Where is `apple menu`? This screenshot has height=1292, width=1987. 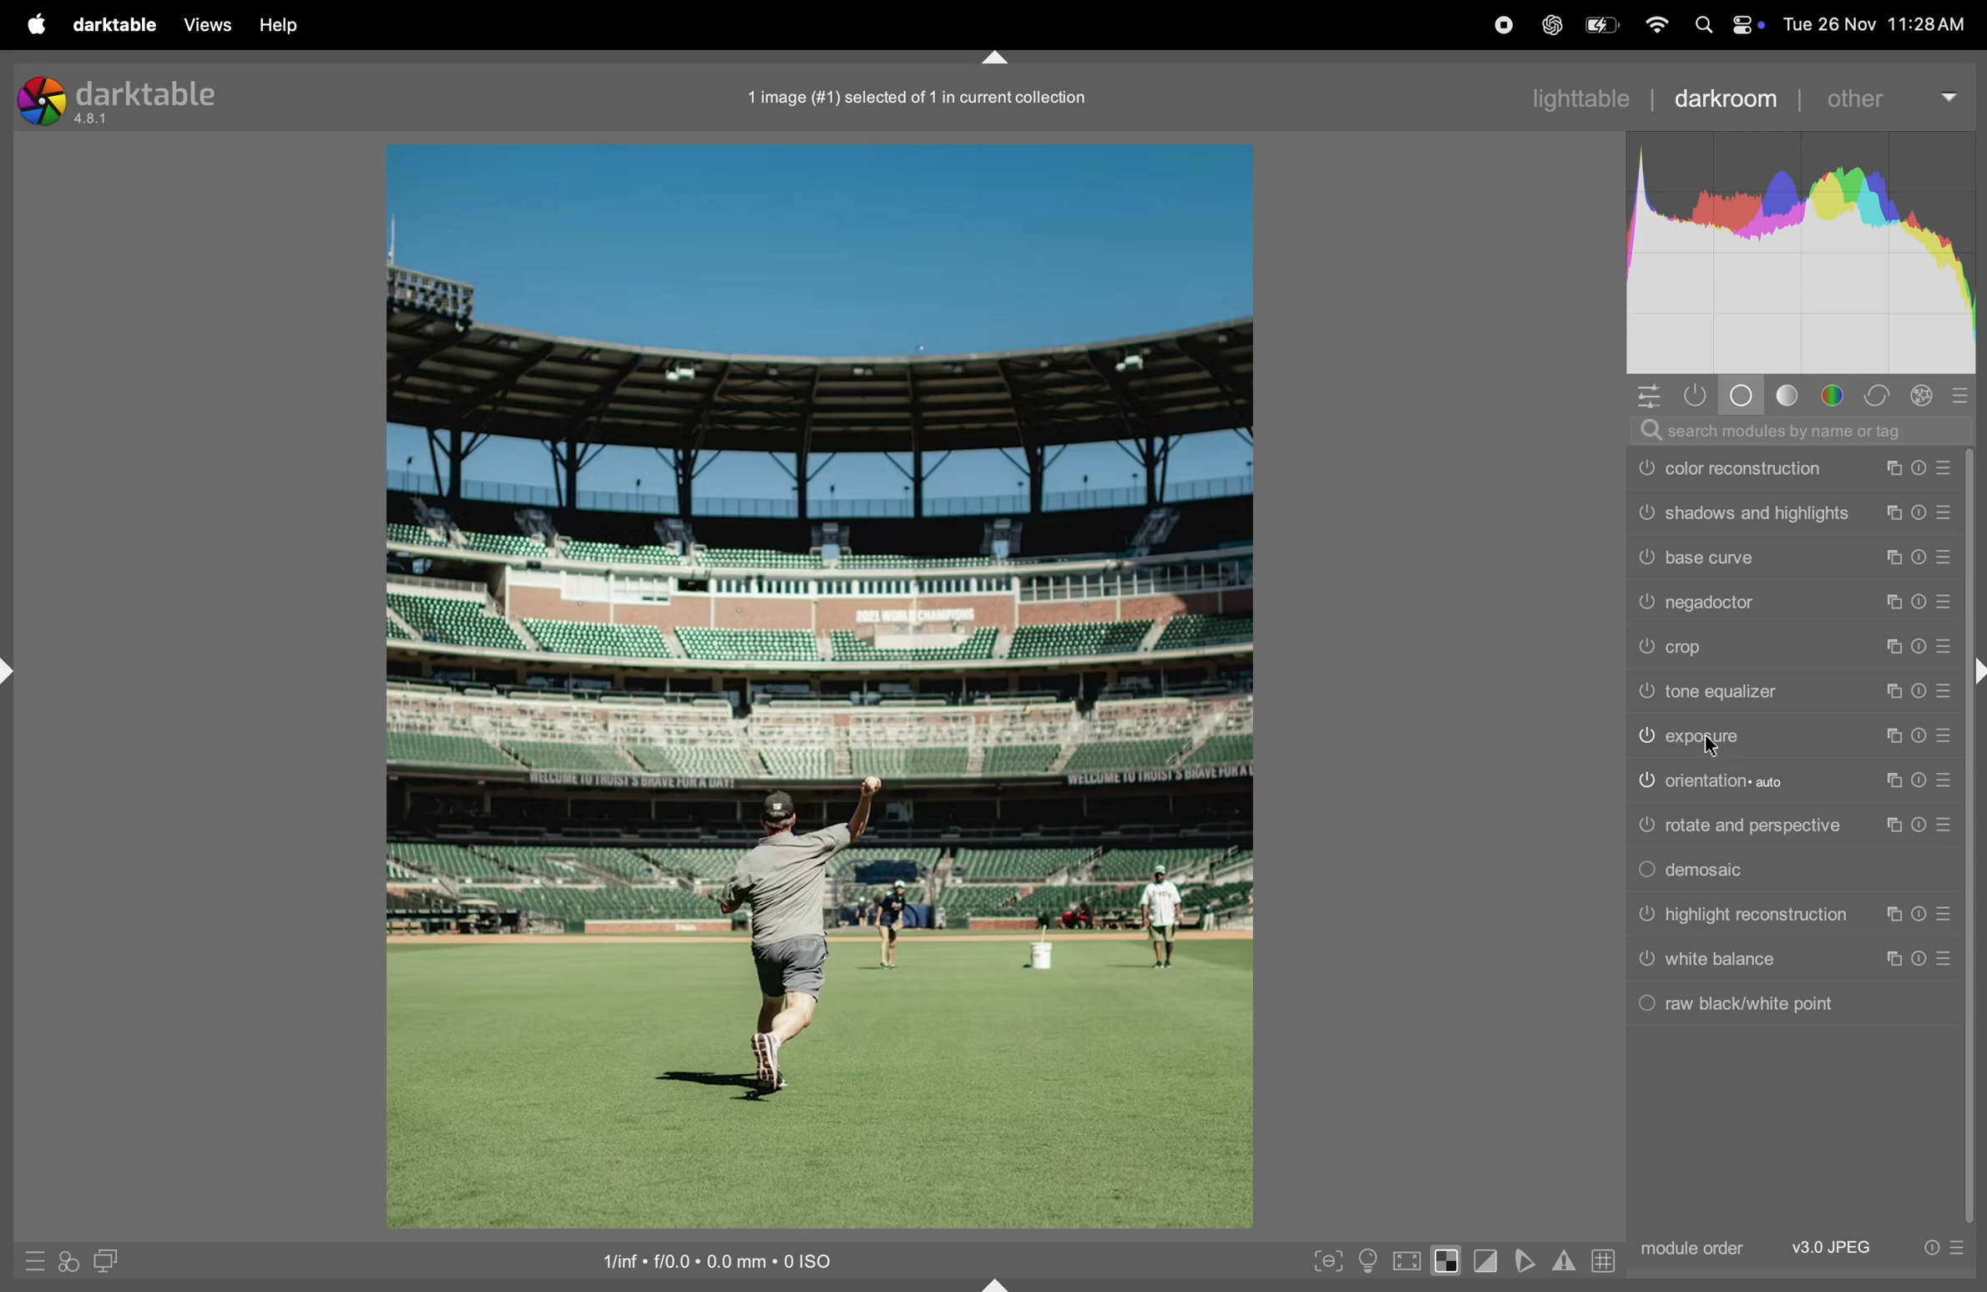
apple menu is located at coordinates (33, 24).